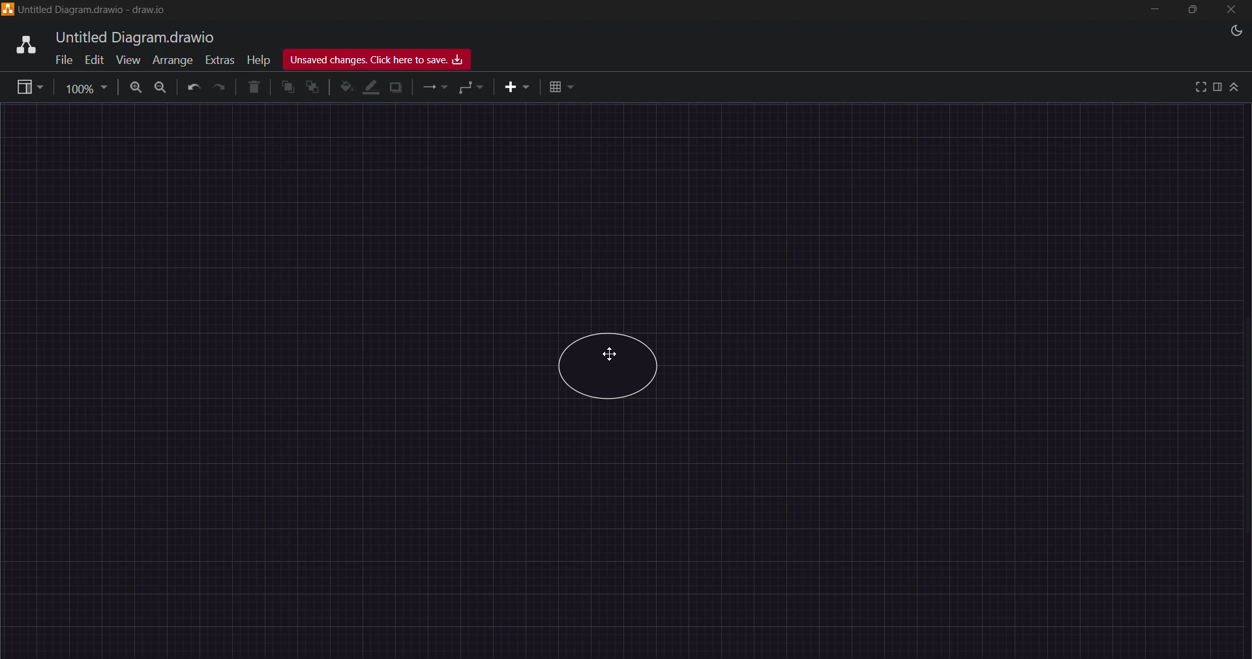 The width and height of the screenshot is (1252, 659). I want to click on line color, so click(368, 87).